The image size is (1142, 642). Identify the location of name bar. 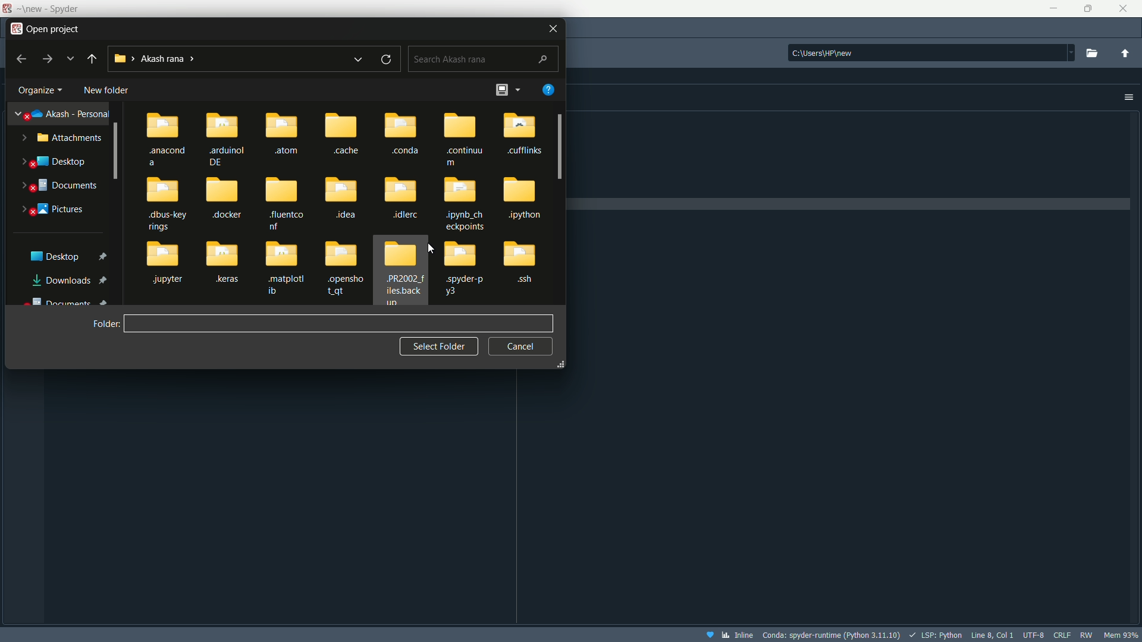
(338, 324).